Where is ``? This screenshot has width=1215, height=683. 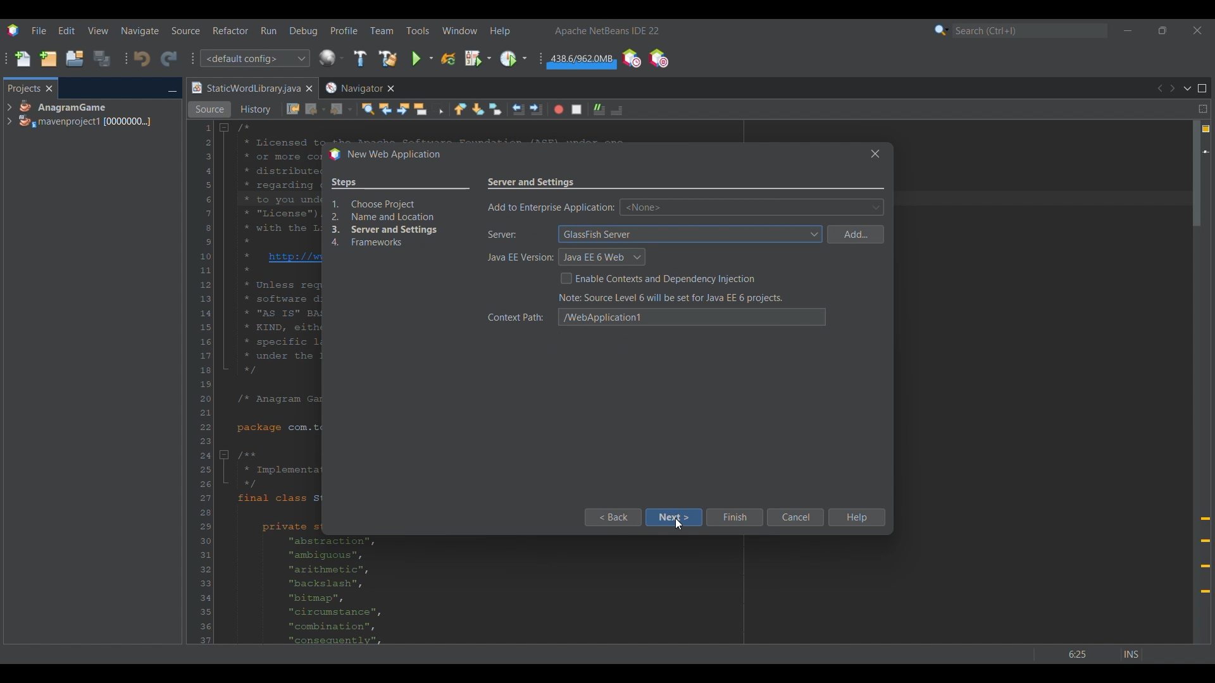
 is located at coordinates (872, 153).